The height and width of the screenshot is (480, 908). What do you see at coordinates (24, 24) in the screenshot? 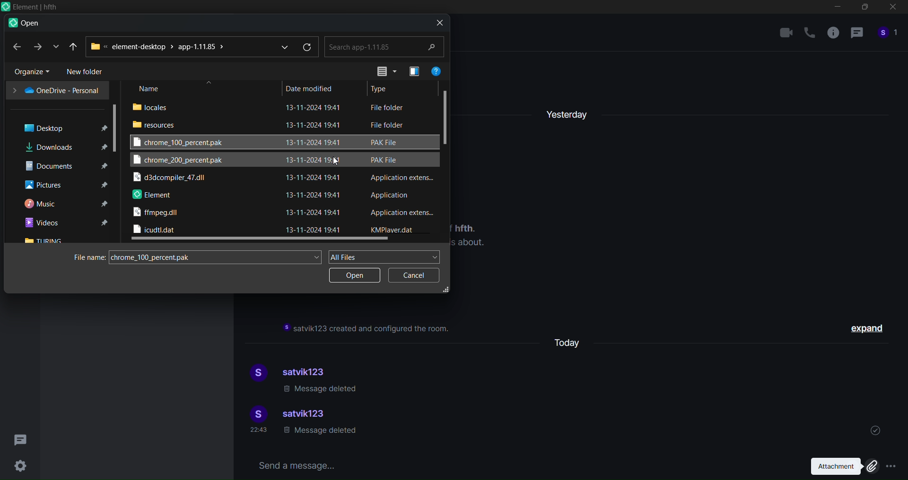
I see `open` at bounding box center [24, 24].